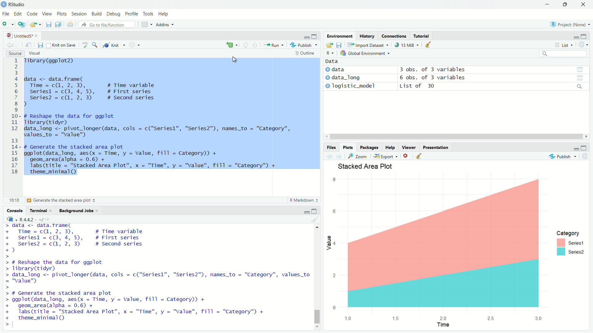  Describe the element at coordinates (572, 24) in the screenshot. I see `Project: (None)` at that location.